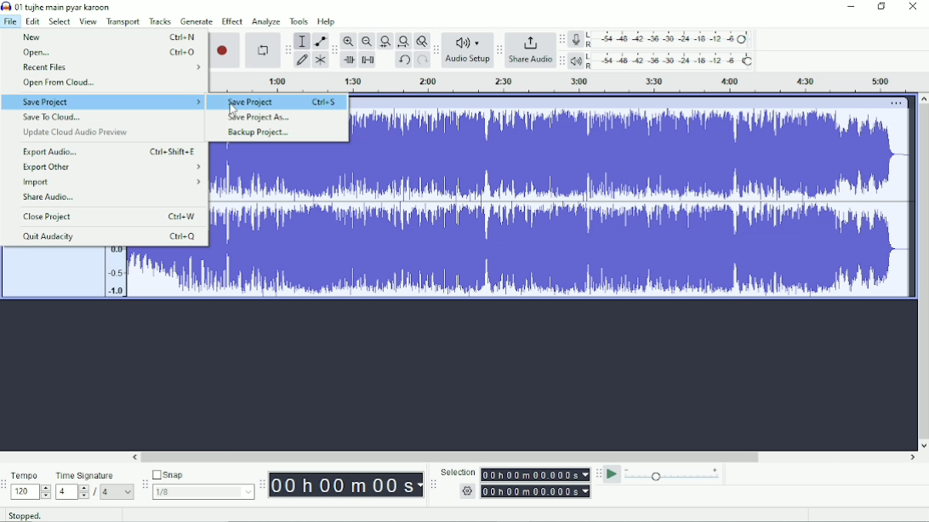 Image resolution: width=929 pixels, height=522 pixels. What do you see at coordinates (111, 167) in the screenshot?
I see `Export Other` at bounding box center [111, 167].